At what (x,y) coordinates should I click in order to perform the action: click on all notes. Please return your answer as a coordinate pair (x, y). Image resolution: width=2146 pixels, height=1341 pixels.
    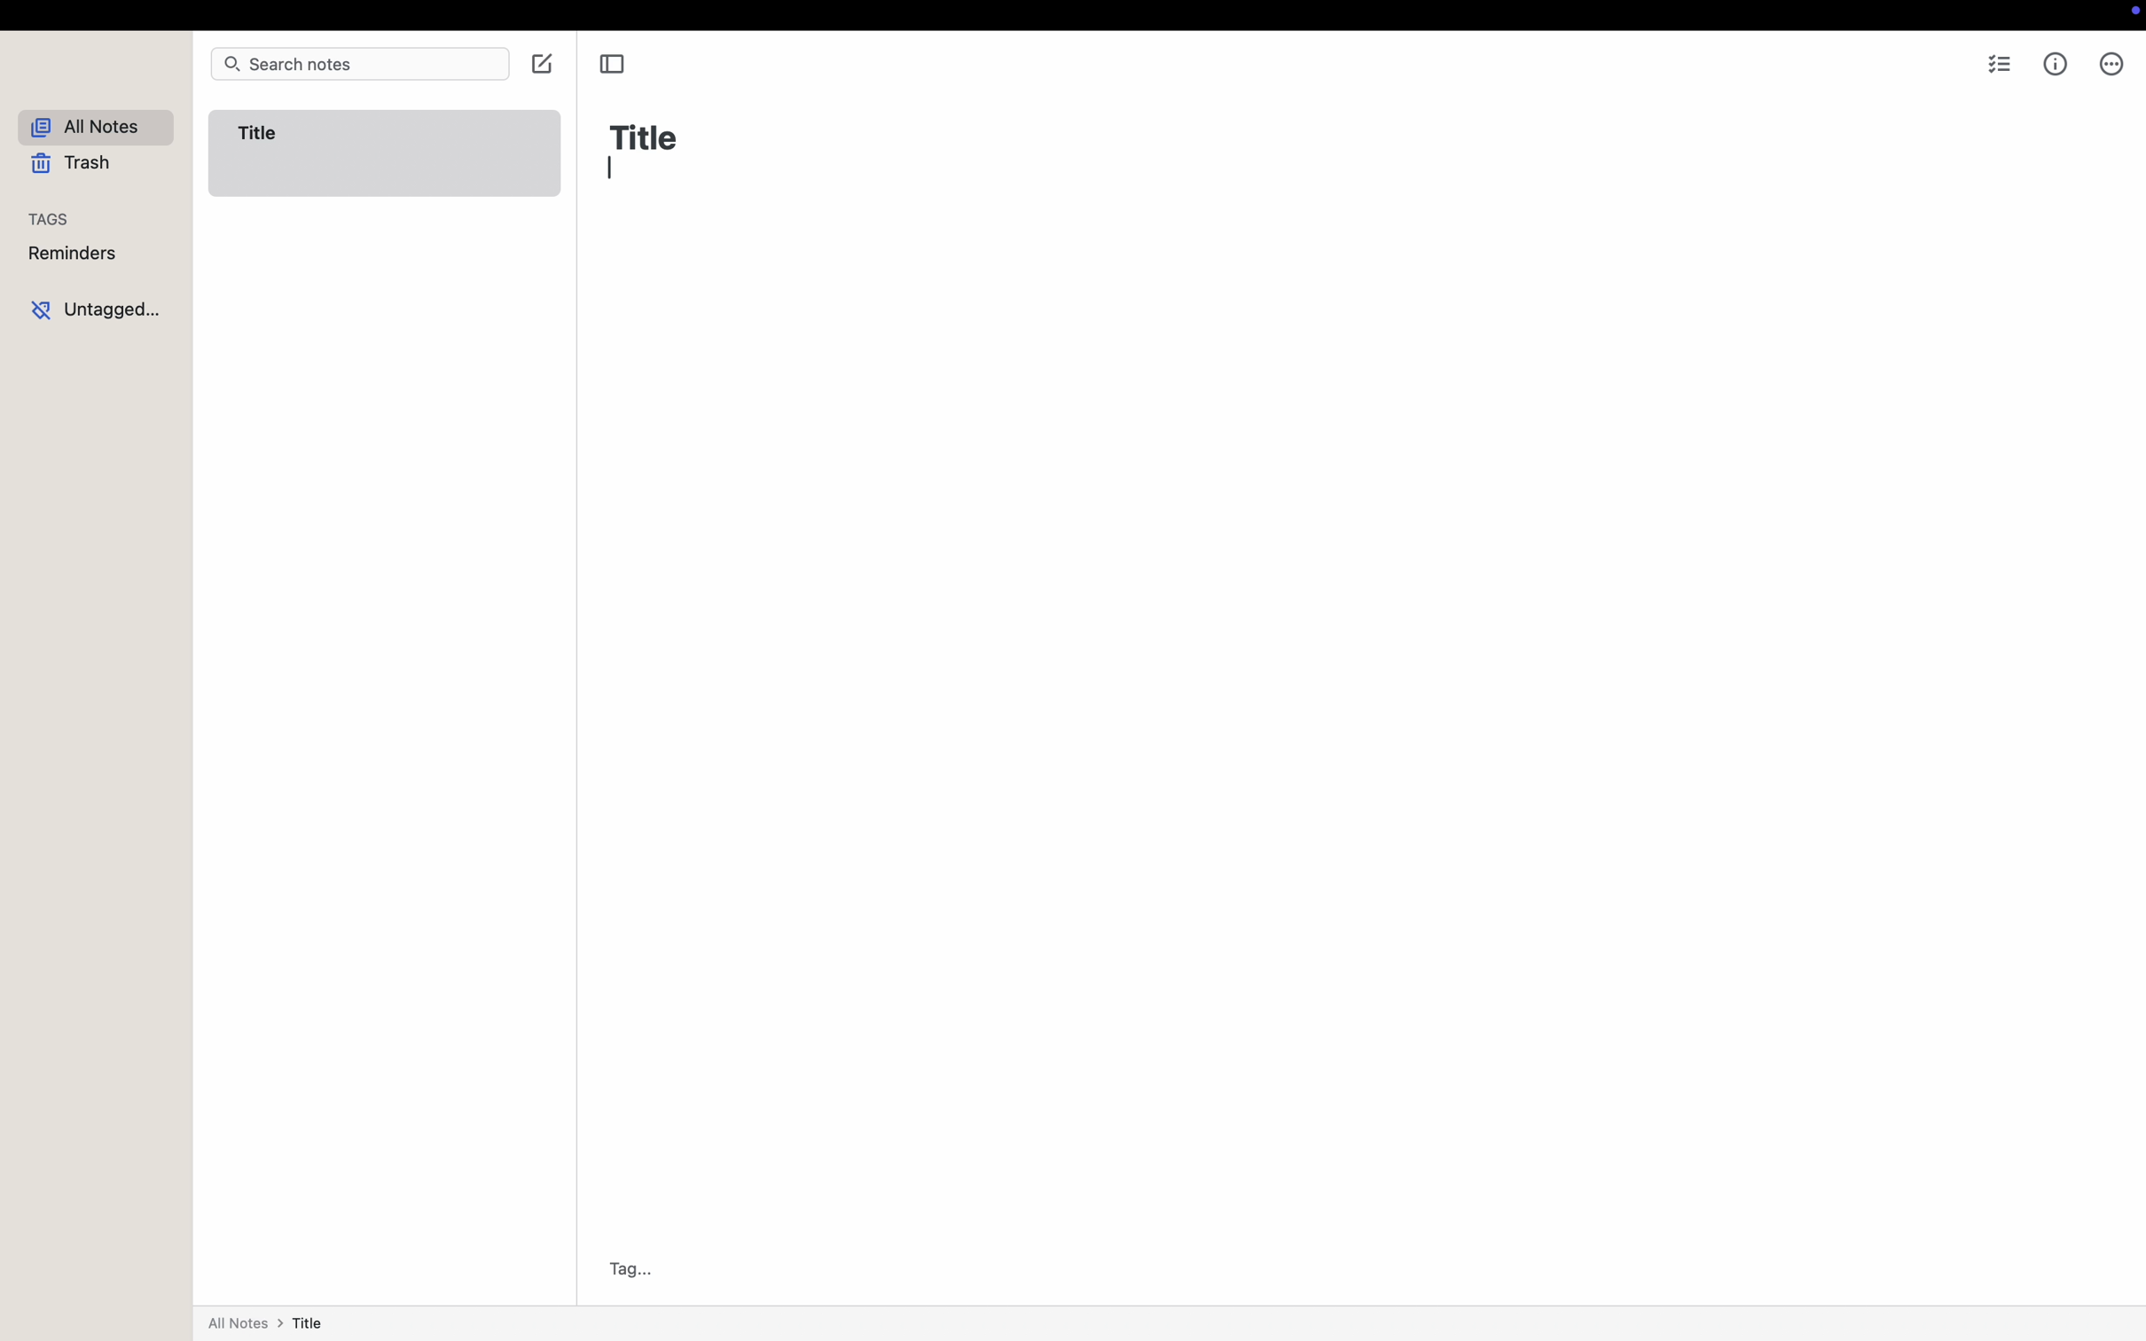
    Looking at the image, I should click on (95, 124).